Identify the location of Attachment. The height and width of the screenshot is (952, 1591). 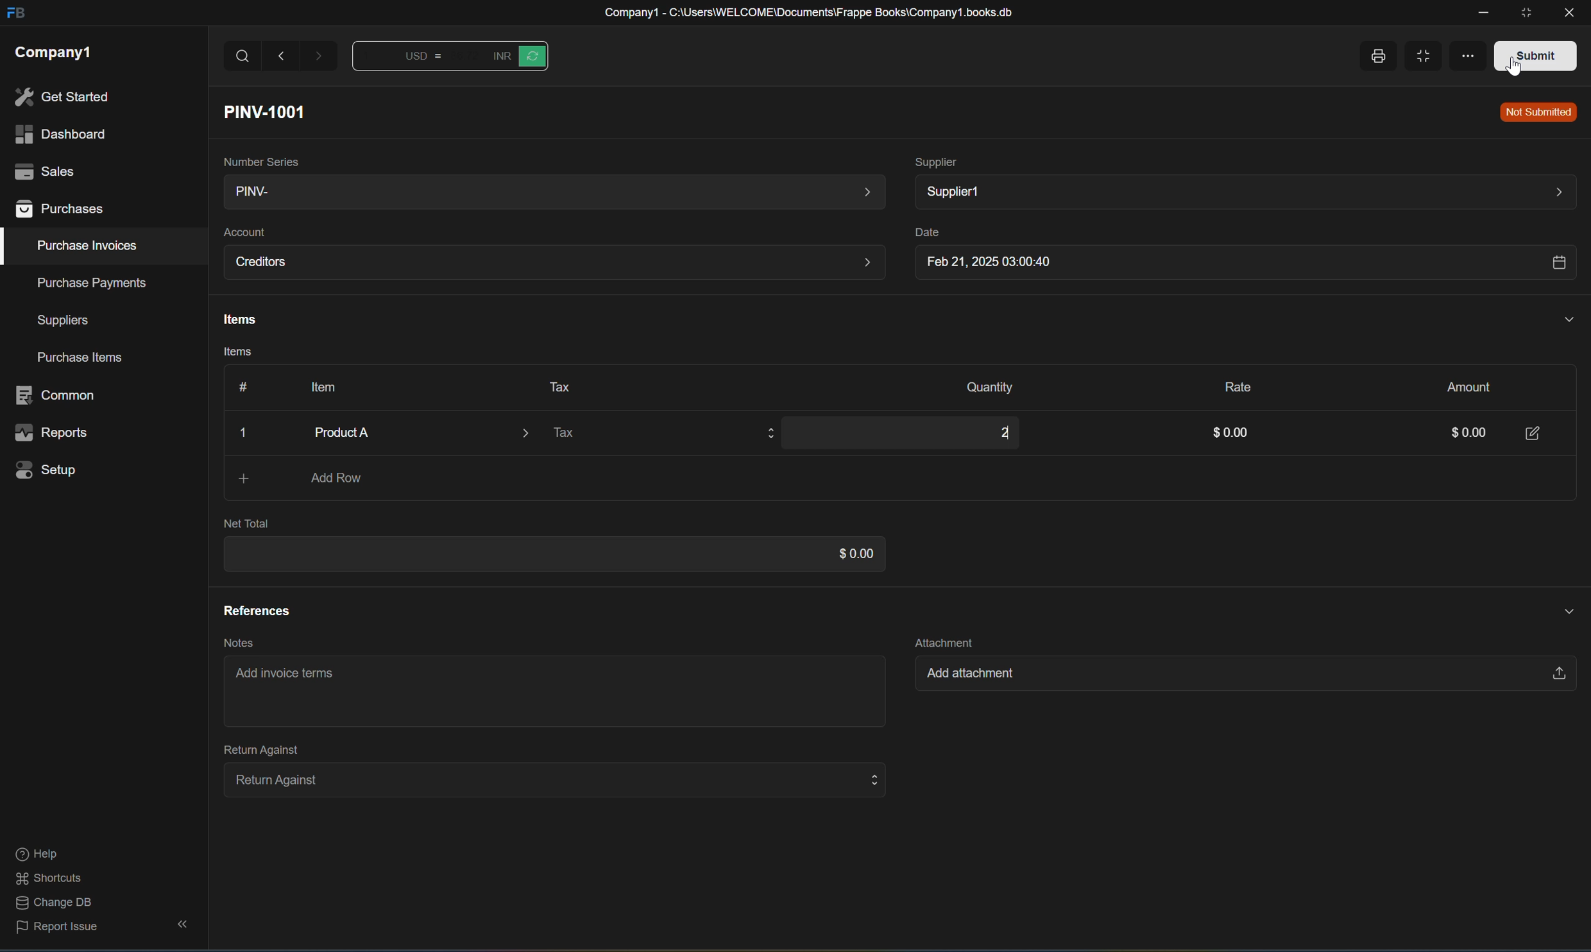
(944, 640).